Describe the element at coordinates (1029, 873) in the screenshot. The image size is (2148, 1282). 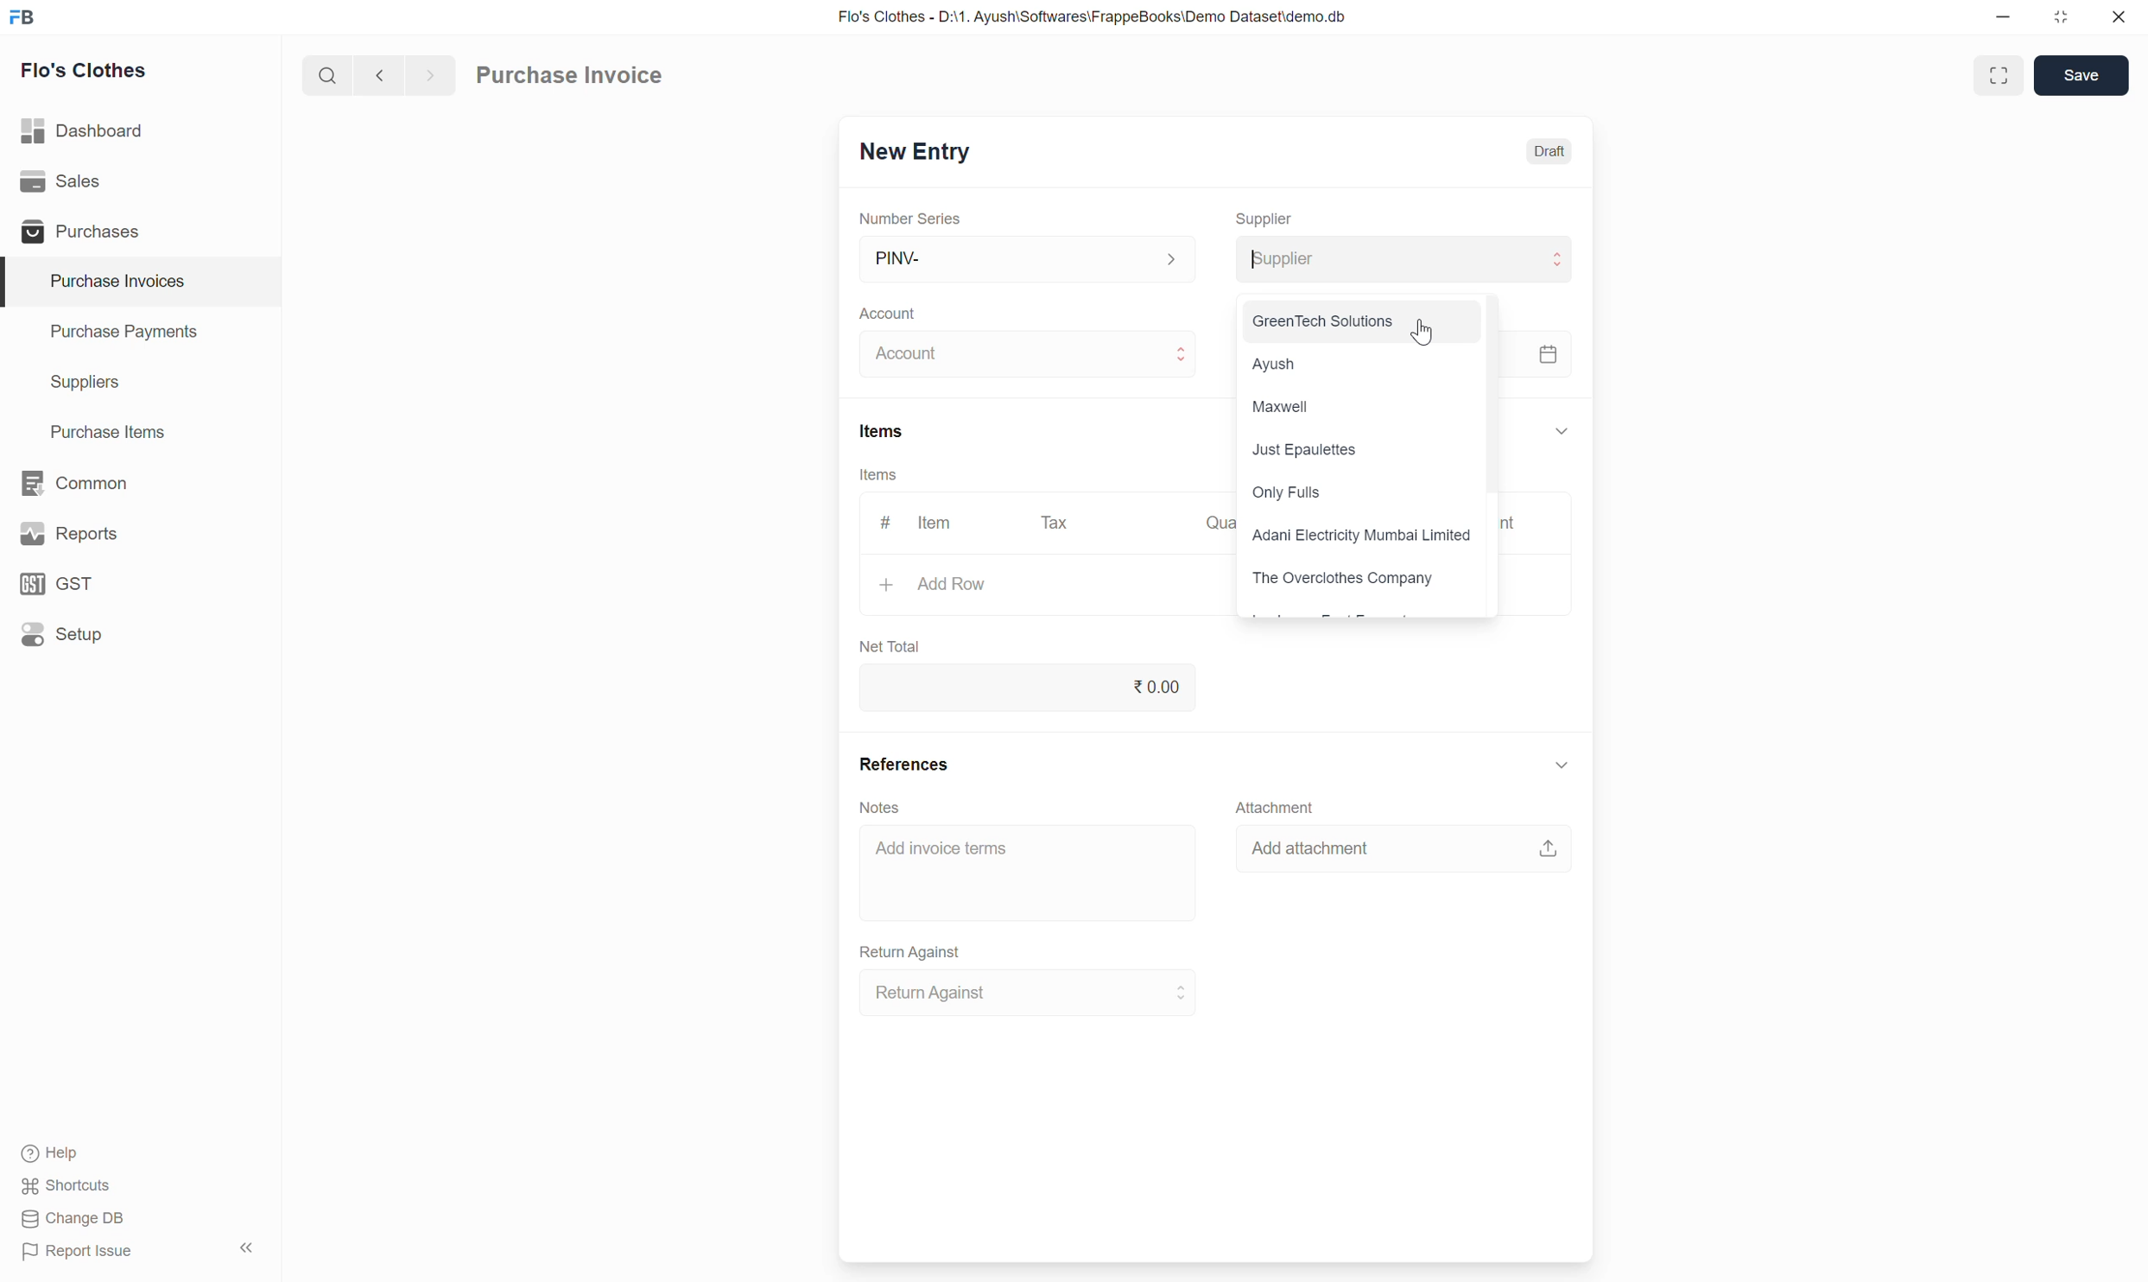
I see `Add invoice terms` at that location.